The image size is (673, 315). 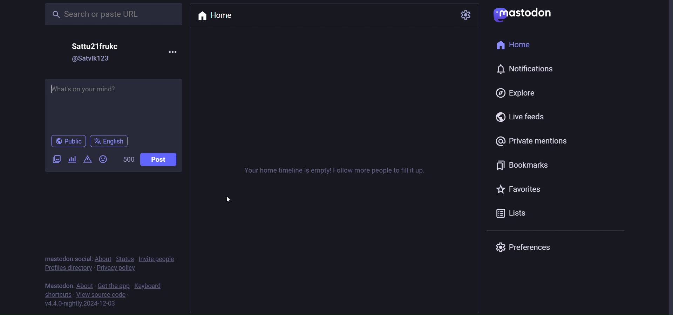 What do you see at coordinates (89, 159) in the screenshot?
I see `content warning` at bounding box center [89, 159].